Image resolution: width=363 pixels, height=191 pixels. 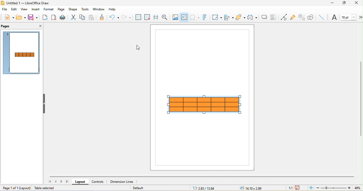 What do you see at coordinates (184, 17) in the screenshot?
I see `text box` at bounding box center [184, 17].